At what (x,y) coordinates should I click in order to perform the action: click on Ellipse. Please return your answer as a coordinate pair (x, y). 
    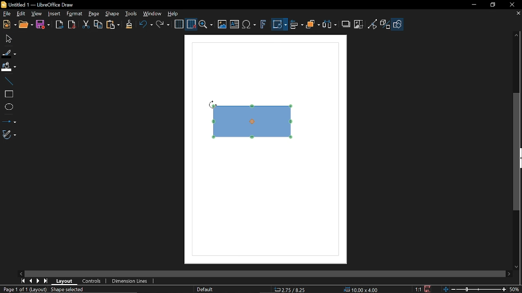
    Looking at the image, I should click on (9, 107).